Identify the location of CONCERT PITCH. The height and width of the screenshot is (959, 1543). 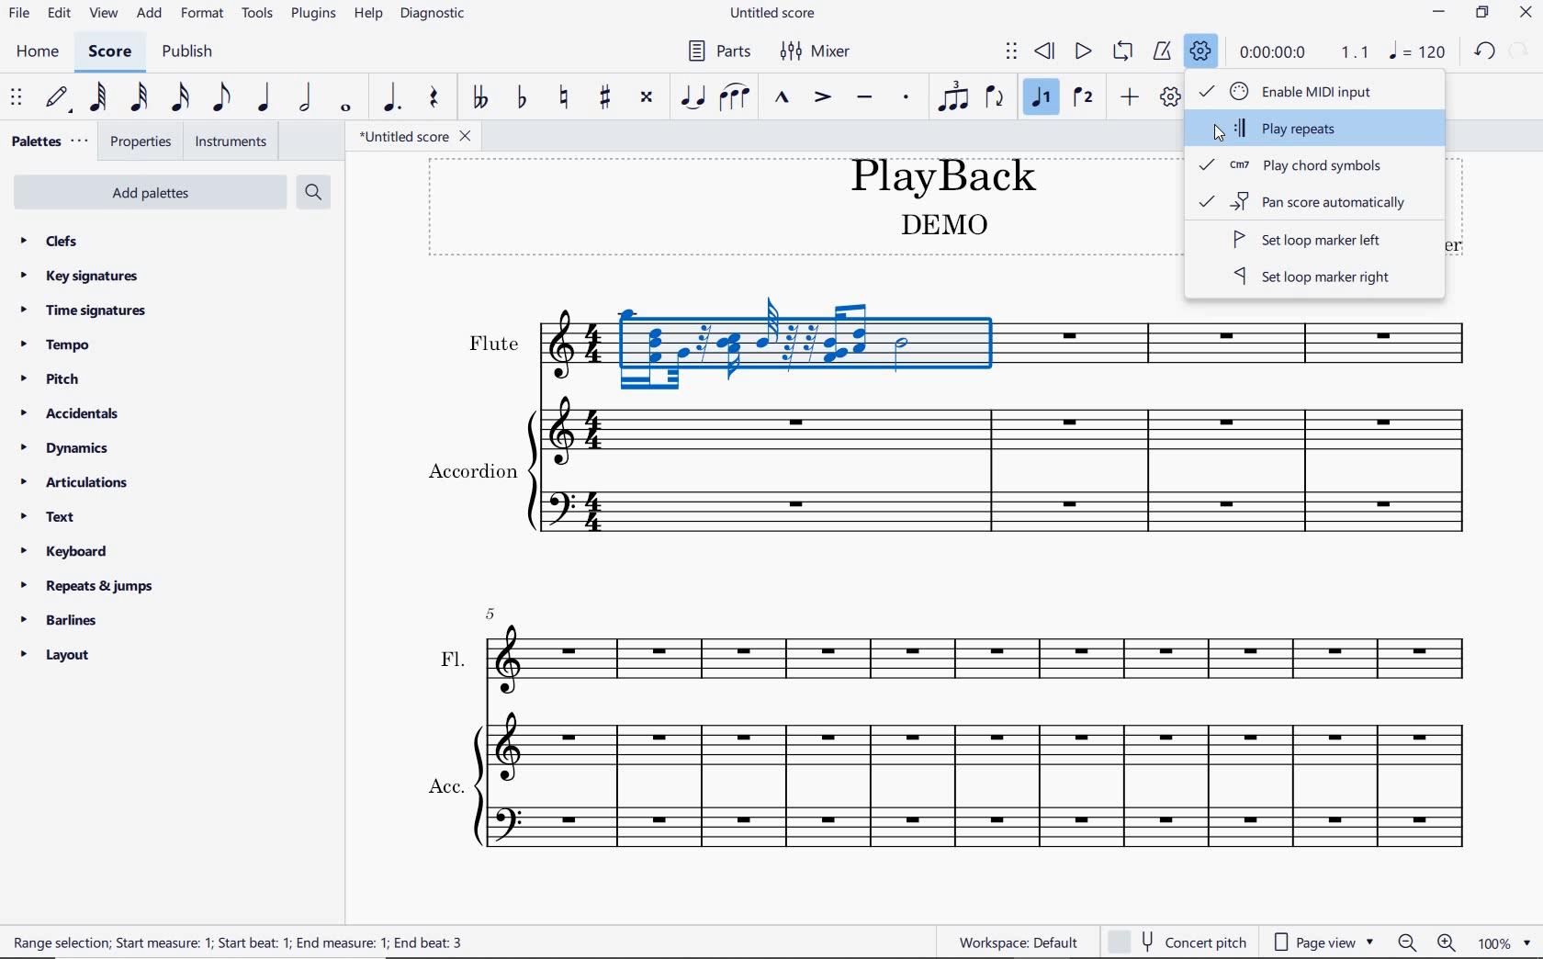
(1179, 942).